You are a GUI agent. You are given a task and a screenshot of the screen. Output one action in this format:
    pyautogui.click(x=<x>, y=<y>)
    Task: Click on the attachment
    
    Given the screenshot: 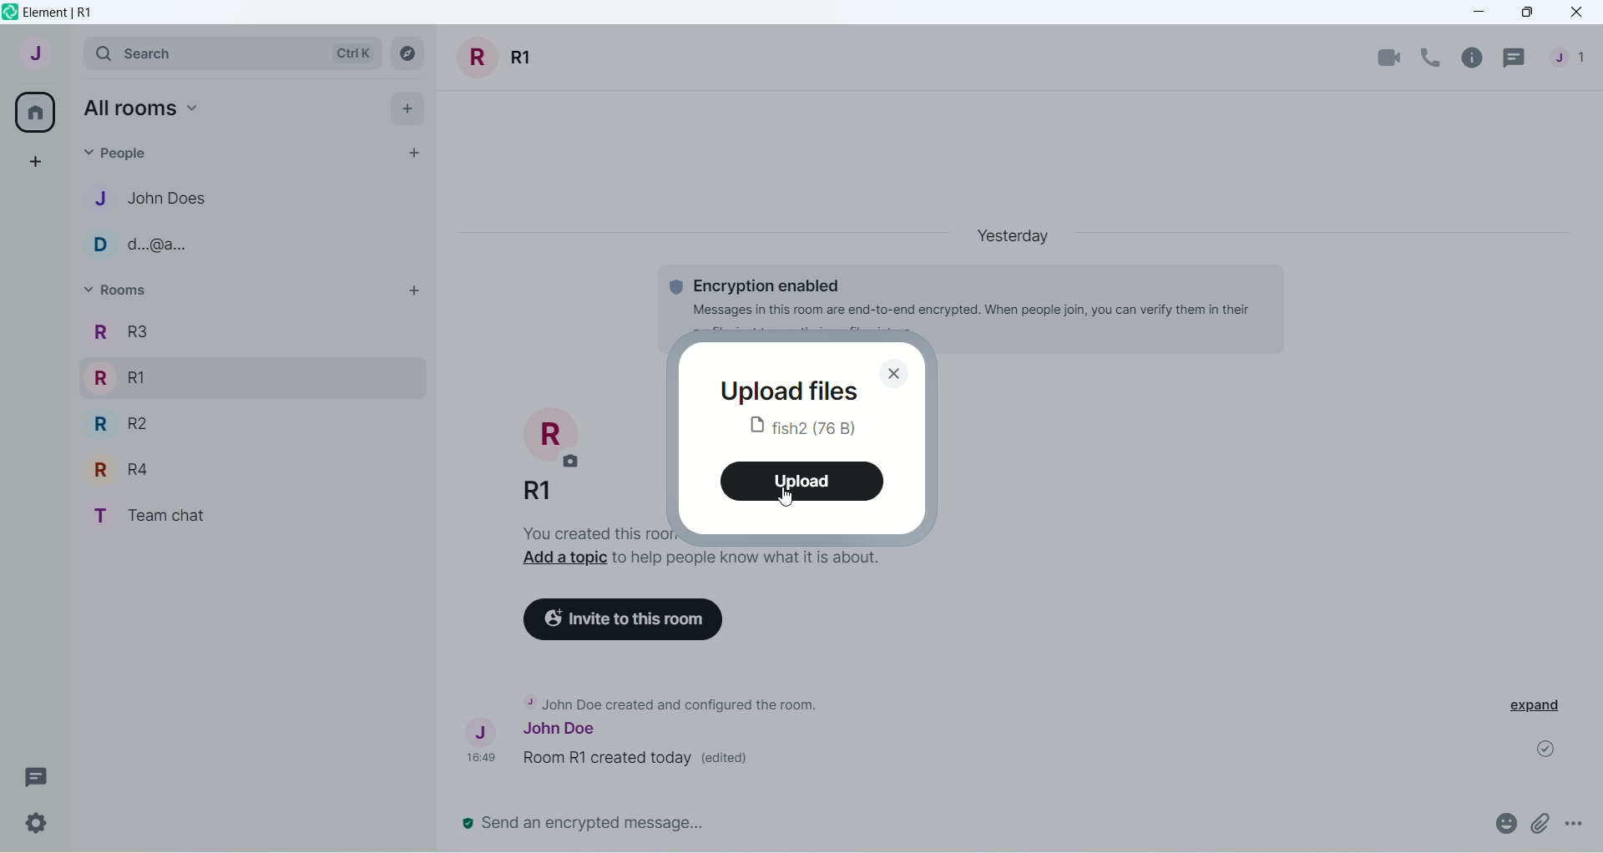 What is the action you would take?
    pyautogui.click(x=1539, y=824)
    